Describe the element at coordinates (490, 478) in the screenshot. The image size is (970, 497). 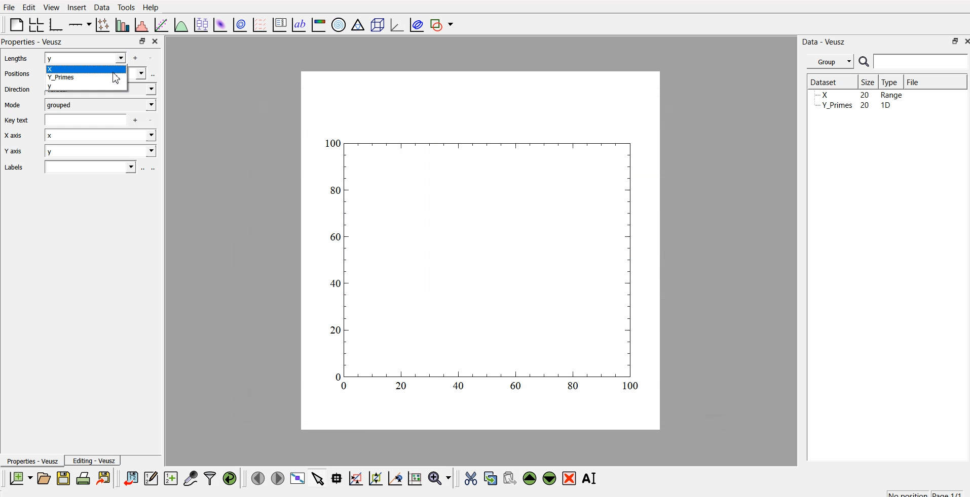
I see `copy the widget` at that location.